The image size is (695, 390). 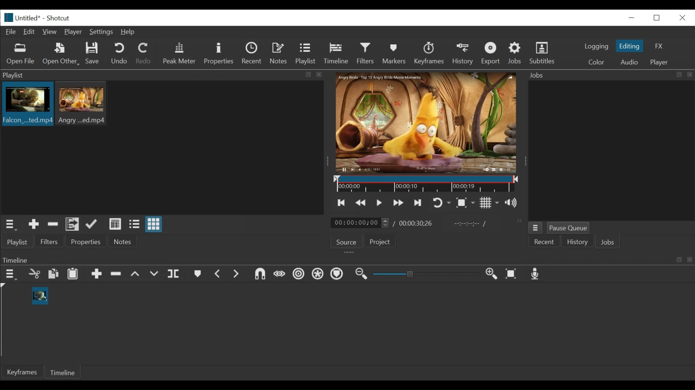 I want to click on skip to the next point, so click(x=419, y=203).